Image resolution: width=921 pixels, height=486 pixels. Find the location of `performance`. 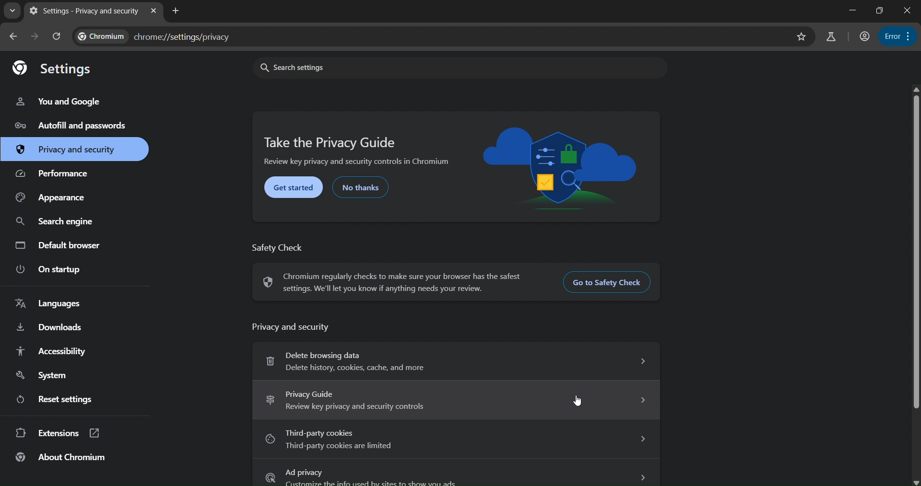

performance is located at coordinates (55, 173).